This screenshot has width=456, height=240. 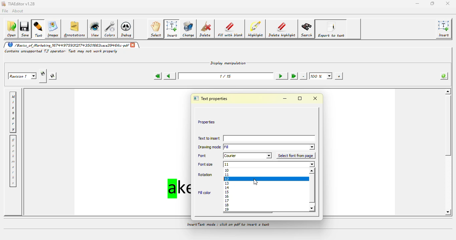 I want to click on Fill, so click(x=270, y=147).